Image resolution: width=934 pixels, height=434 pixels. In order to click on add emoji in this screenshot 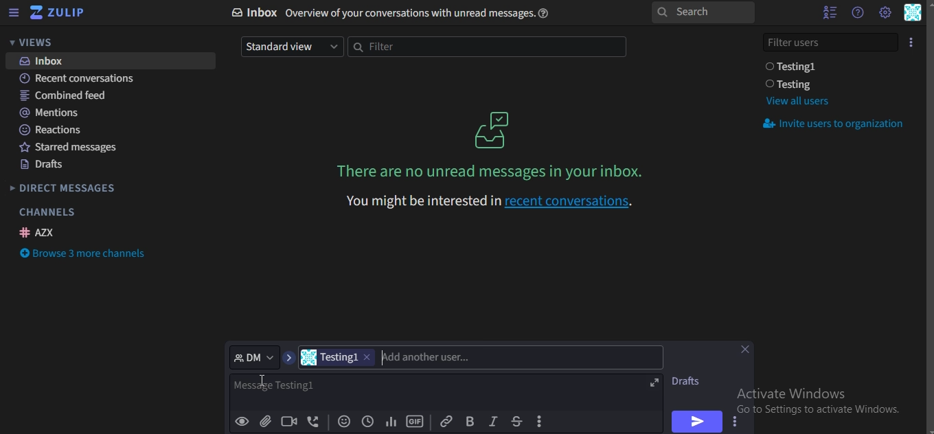, I will do `click(345, 422)`.